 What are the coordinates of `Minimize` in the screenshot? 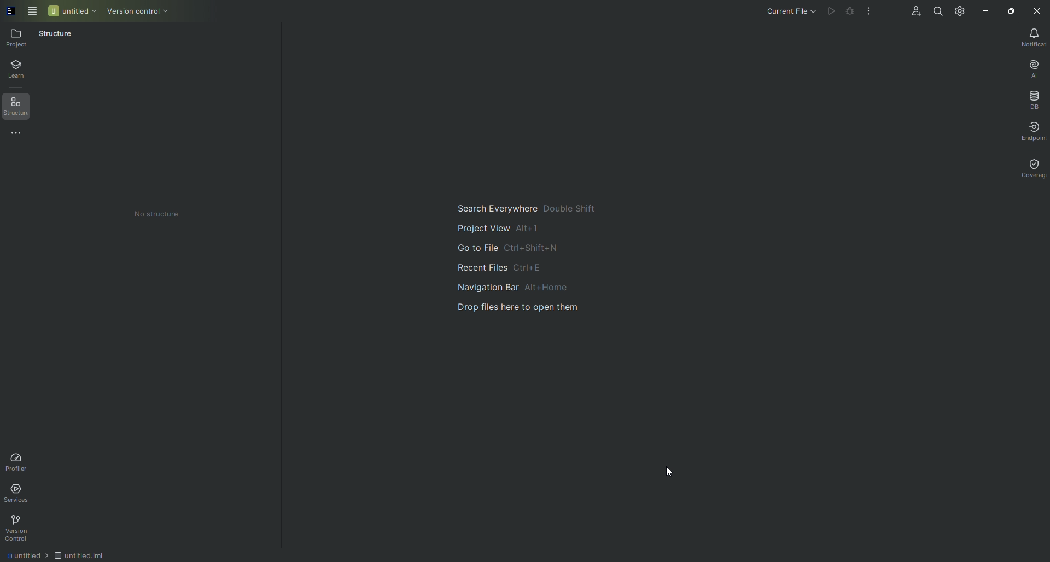 It's located at (985, 10).